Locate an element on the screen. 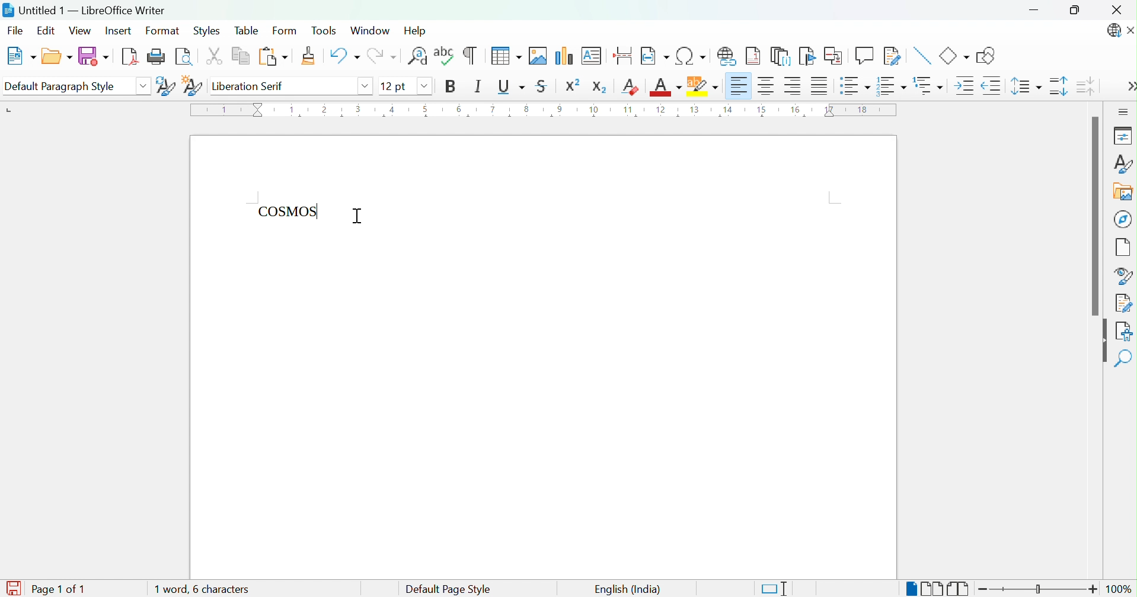 Image resolution: width=1137 pixels, height=597 pixels. Insert Text Box is located at coordinates (593, 54).